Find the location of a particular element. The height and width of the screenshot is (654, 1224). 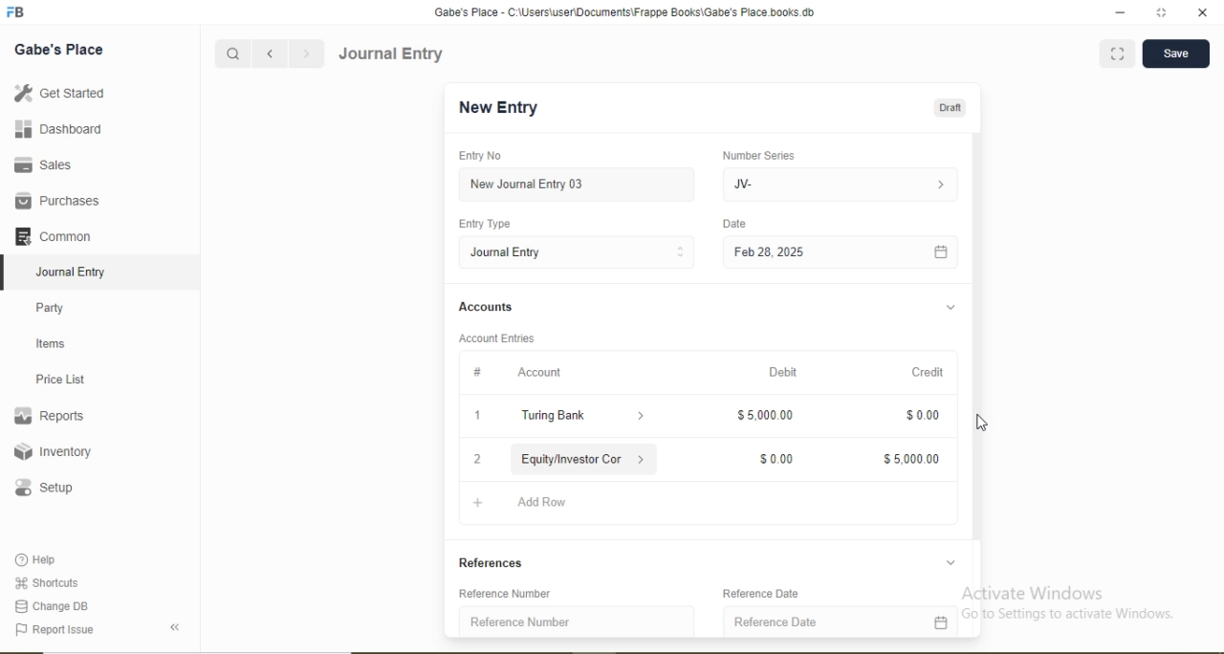

Account is located at coordinates (539, 373).